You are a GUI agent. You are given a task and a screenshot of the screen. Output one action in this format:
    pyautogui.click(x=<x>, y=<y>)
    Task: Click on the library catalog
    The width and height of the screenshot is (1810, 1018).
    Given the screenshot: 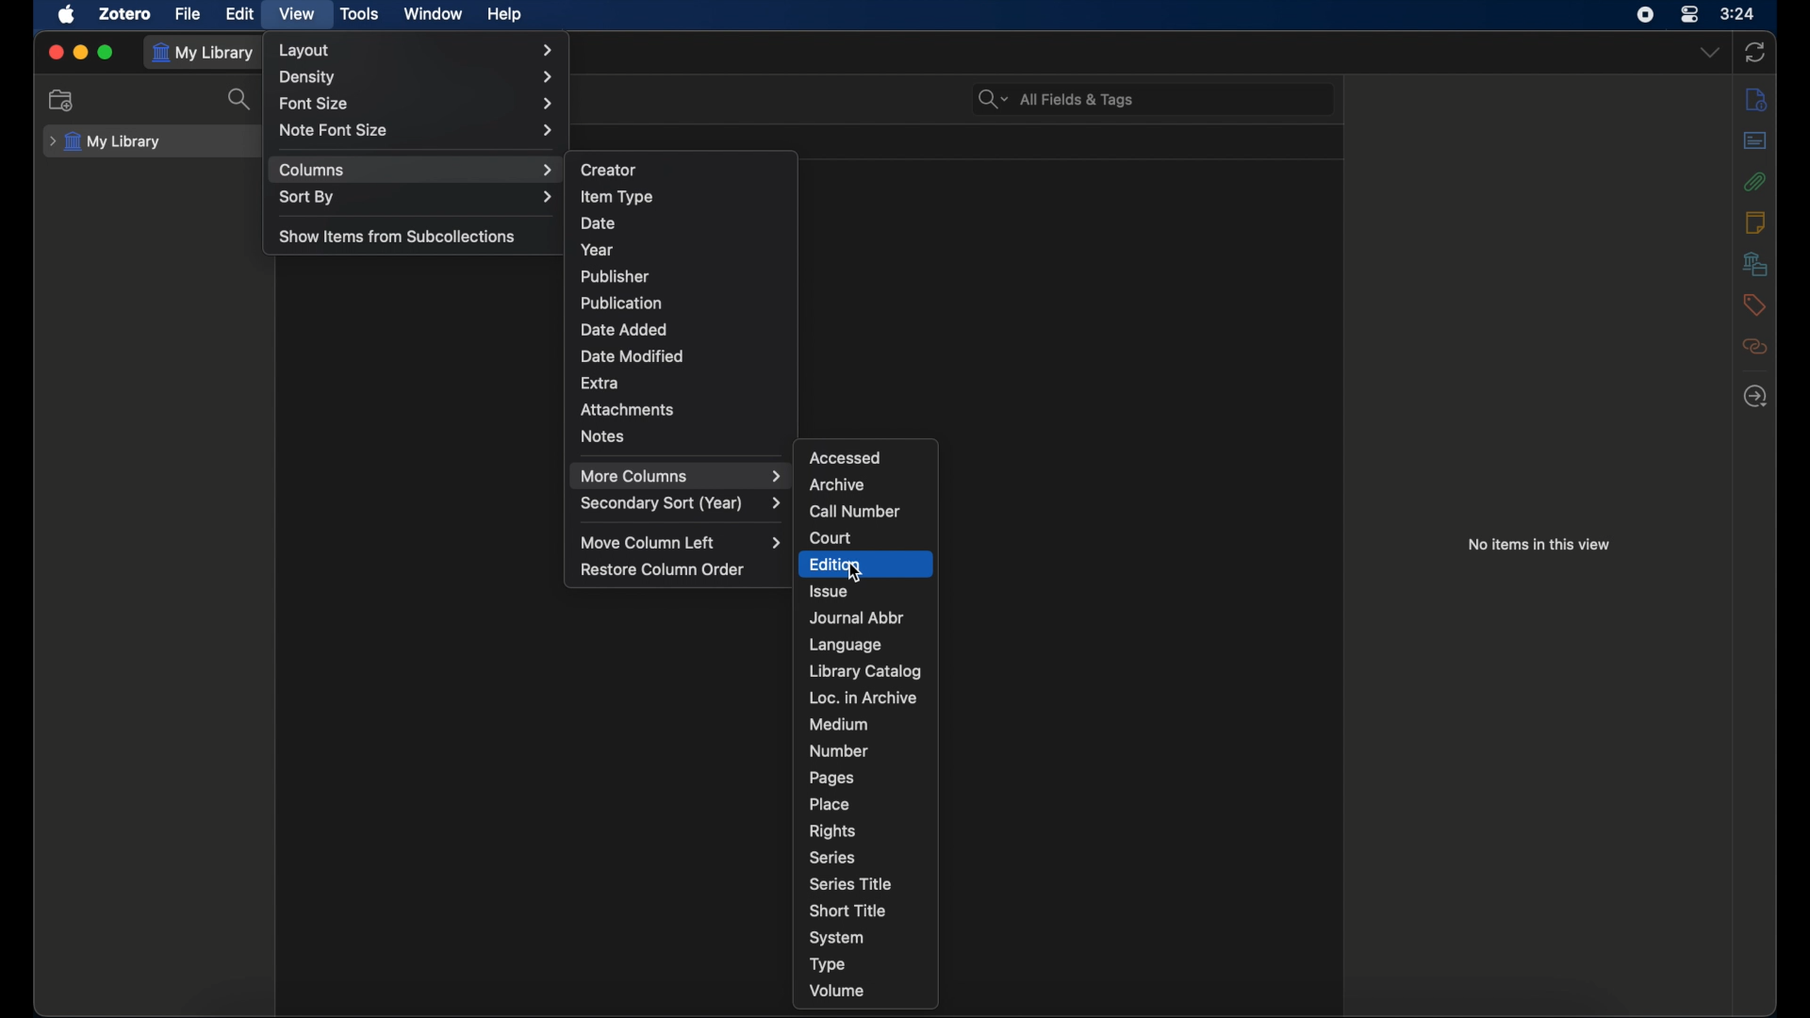 What is the action you would take?
    pyautogui.click(x=864, y=671)
    